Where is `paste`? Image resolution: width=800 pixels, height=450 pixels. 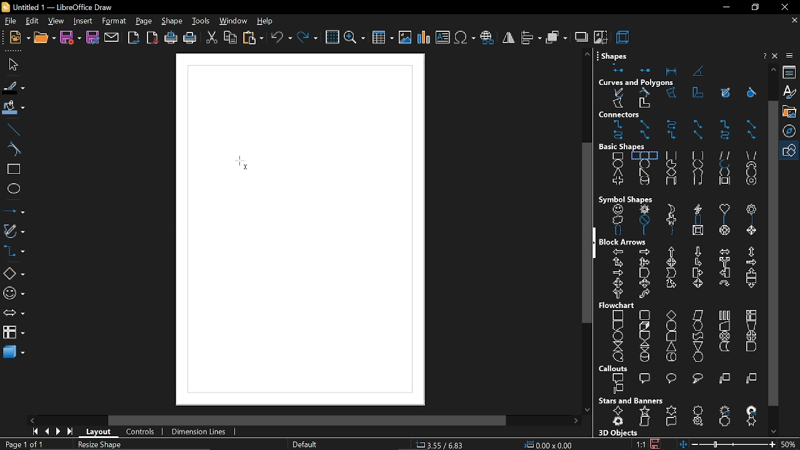 paste is located at coordinates (254, 39).